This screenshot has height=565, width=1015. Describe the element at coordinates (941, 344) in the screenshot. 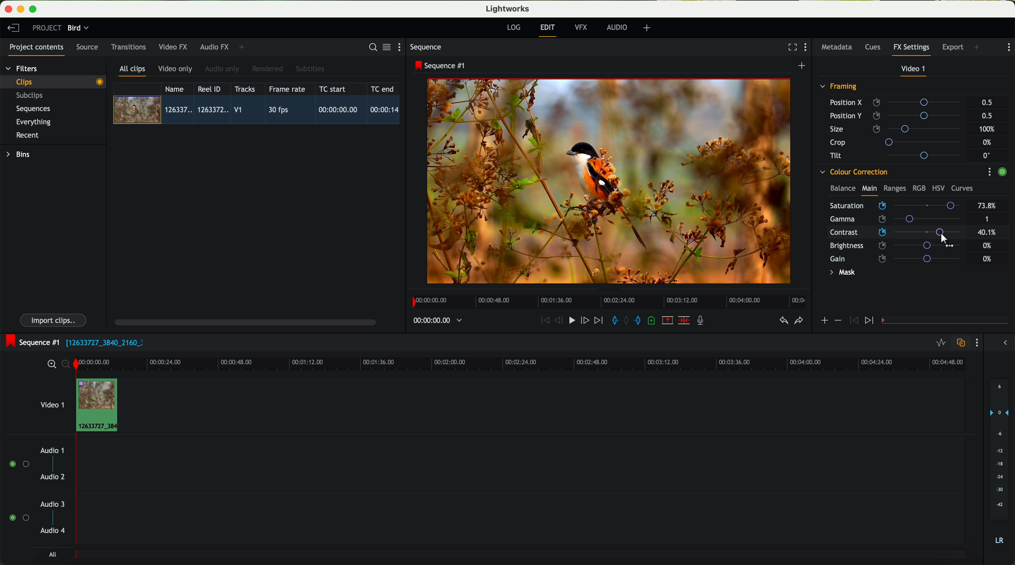

I see `toggle audio levels editing` at that location.